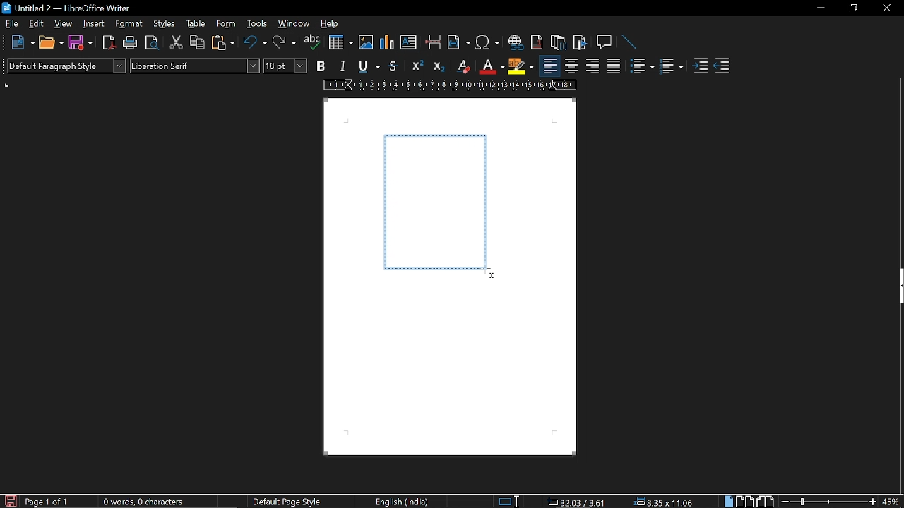 The width and height of the screenshot is (904, 508). Describe the element at coordinates (487, 44) in the screenshot. I see `insert symbol` at that location.